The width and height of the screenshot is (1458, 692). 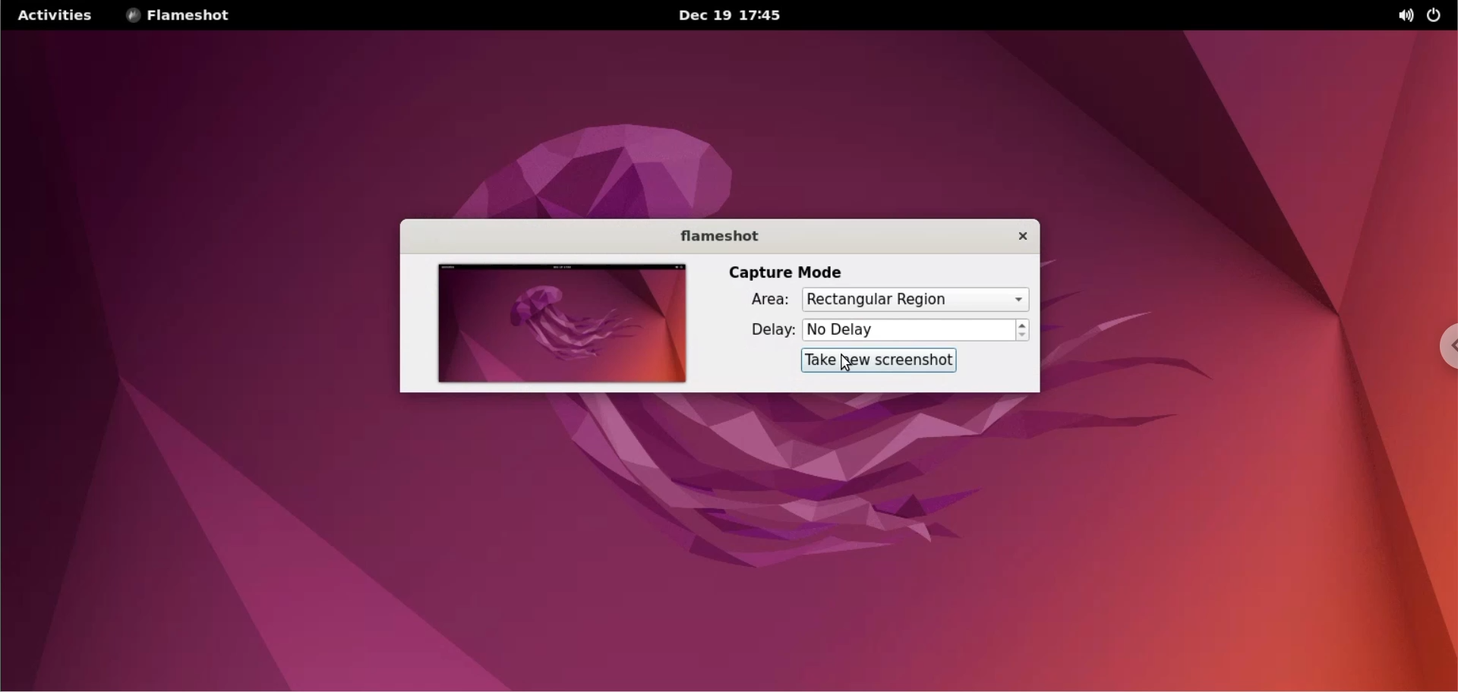 I want to click on increment and decrement delay, so click(x=1024, y=329).